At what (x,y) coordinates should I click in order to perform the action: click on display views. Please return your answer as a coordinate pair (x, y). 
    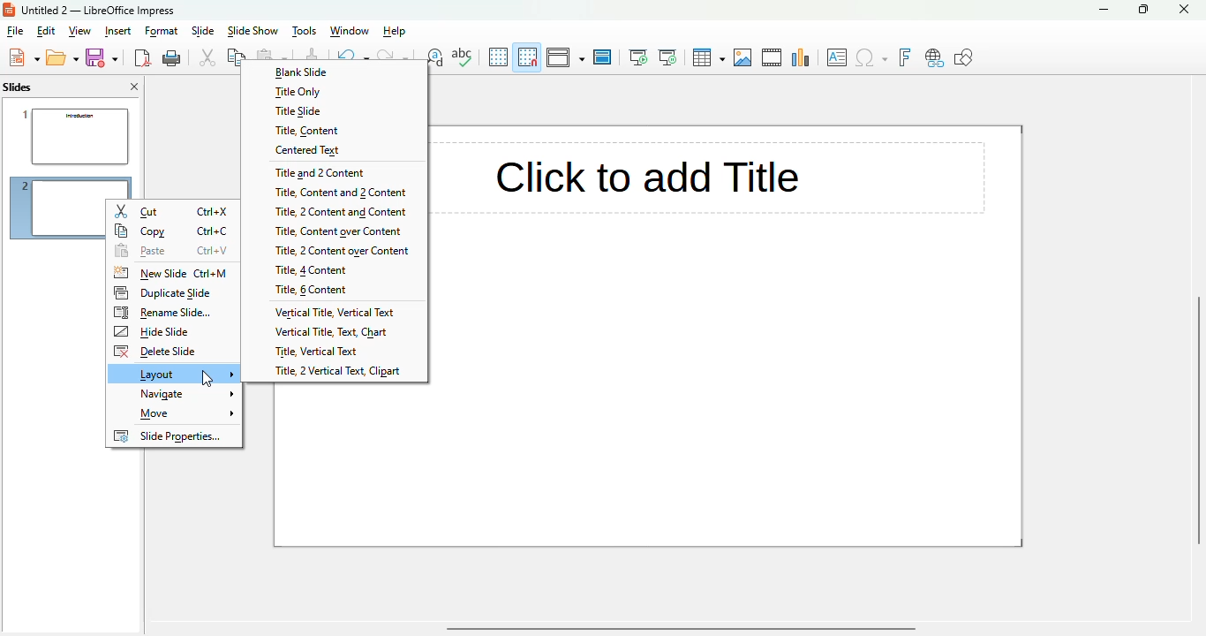
    Looking at the image, I should click on (566, 57).